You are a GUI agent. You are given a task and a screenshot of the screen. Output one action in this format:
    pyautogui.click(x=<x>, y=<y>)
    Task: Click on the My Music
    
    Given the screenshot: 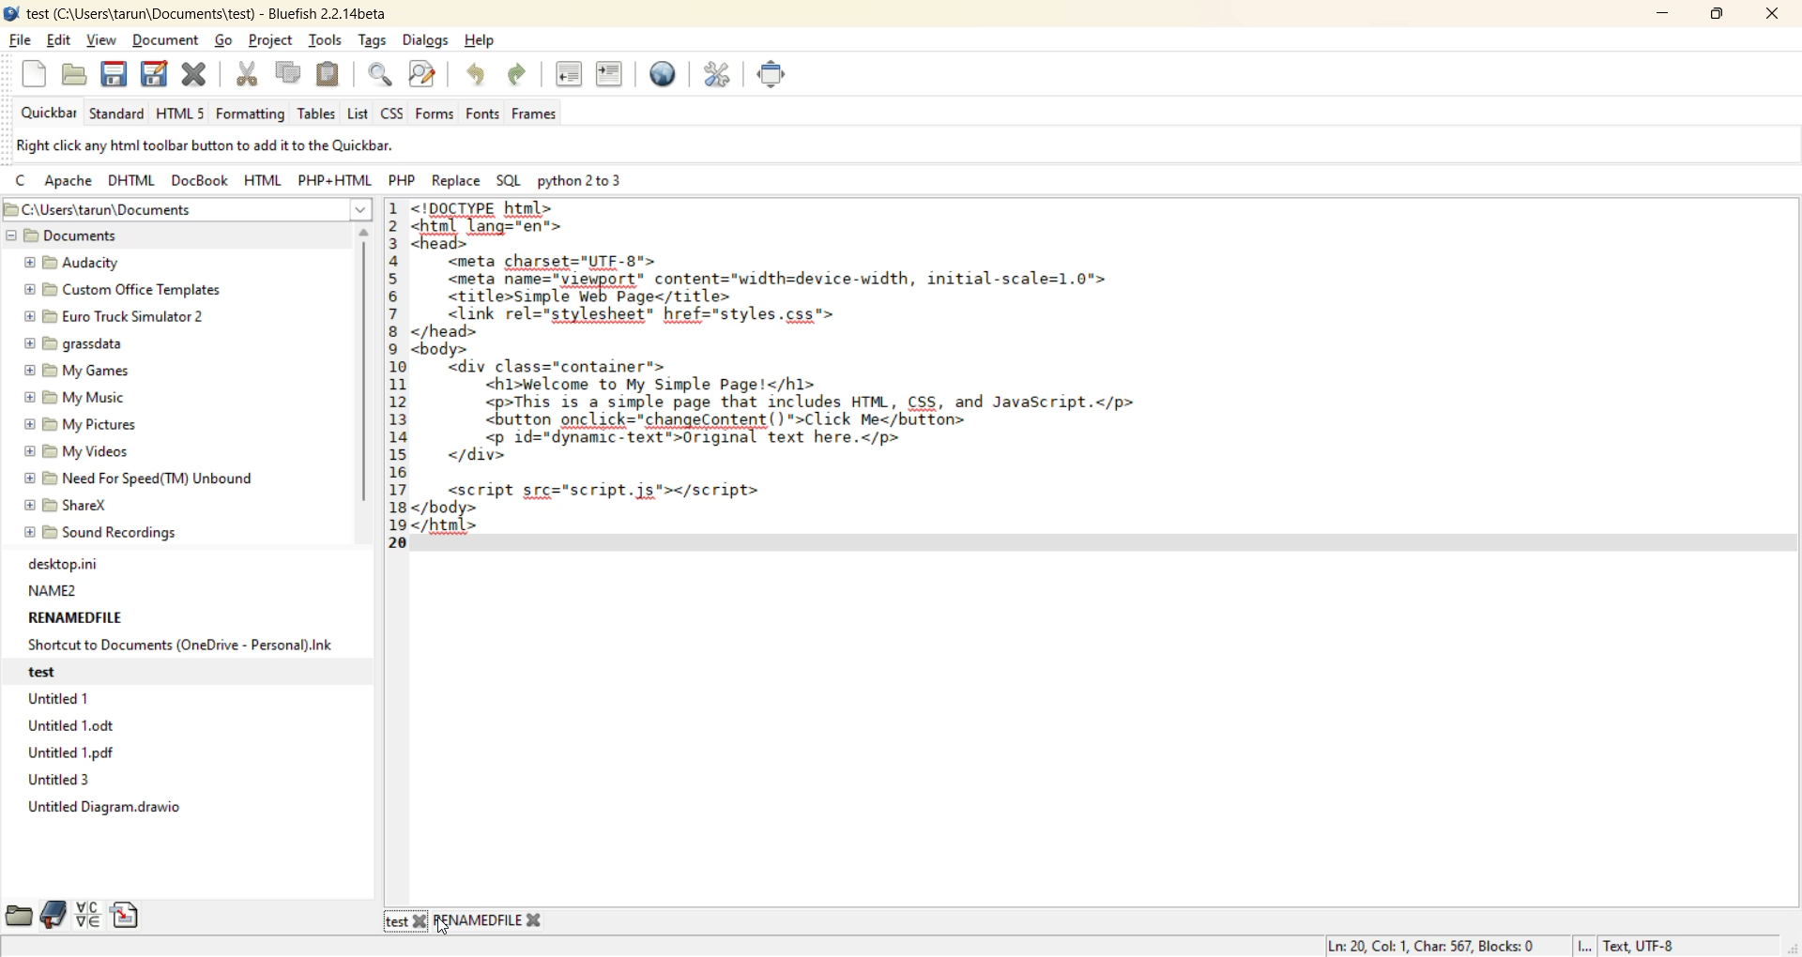 What is the action you would take?
    pyautogui.click(x=82, y=395)
    